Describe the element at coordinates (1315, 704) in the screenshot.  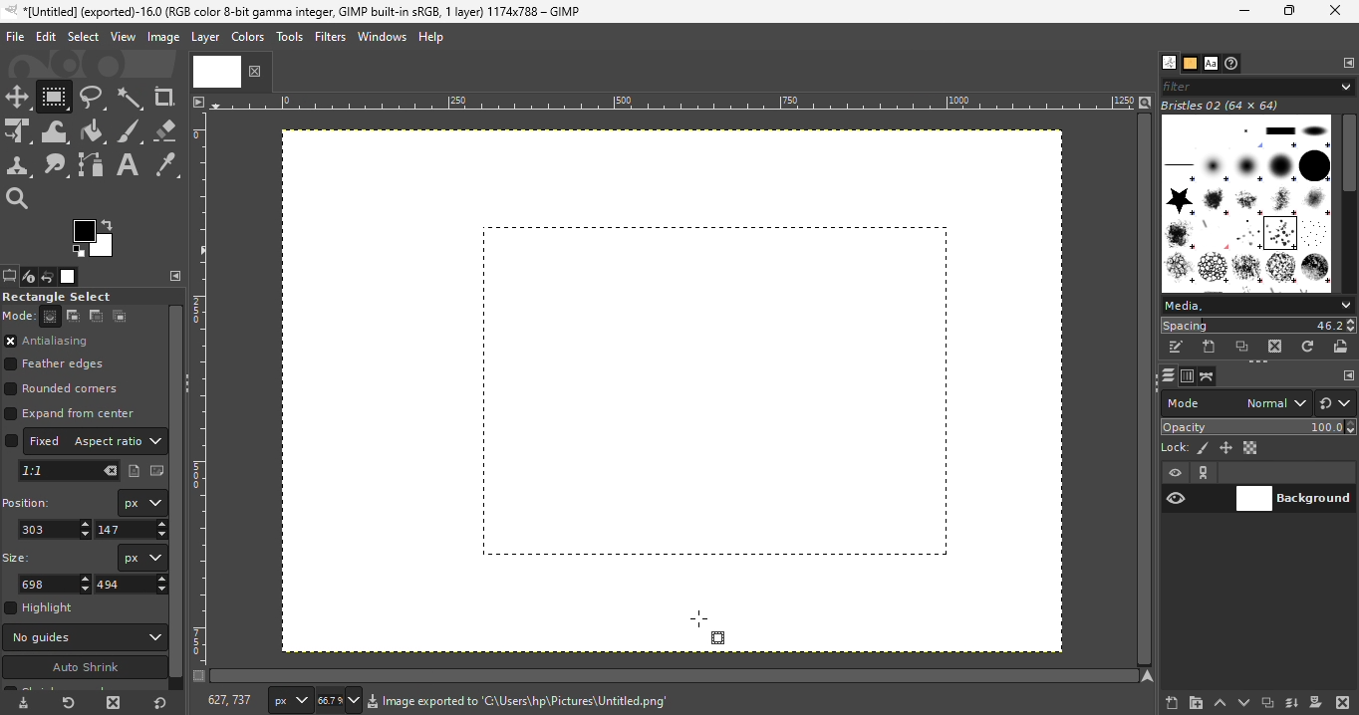
I see `Apply the effect of the layer mask and remove it` at that location.